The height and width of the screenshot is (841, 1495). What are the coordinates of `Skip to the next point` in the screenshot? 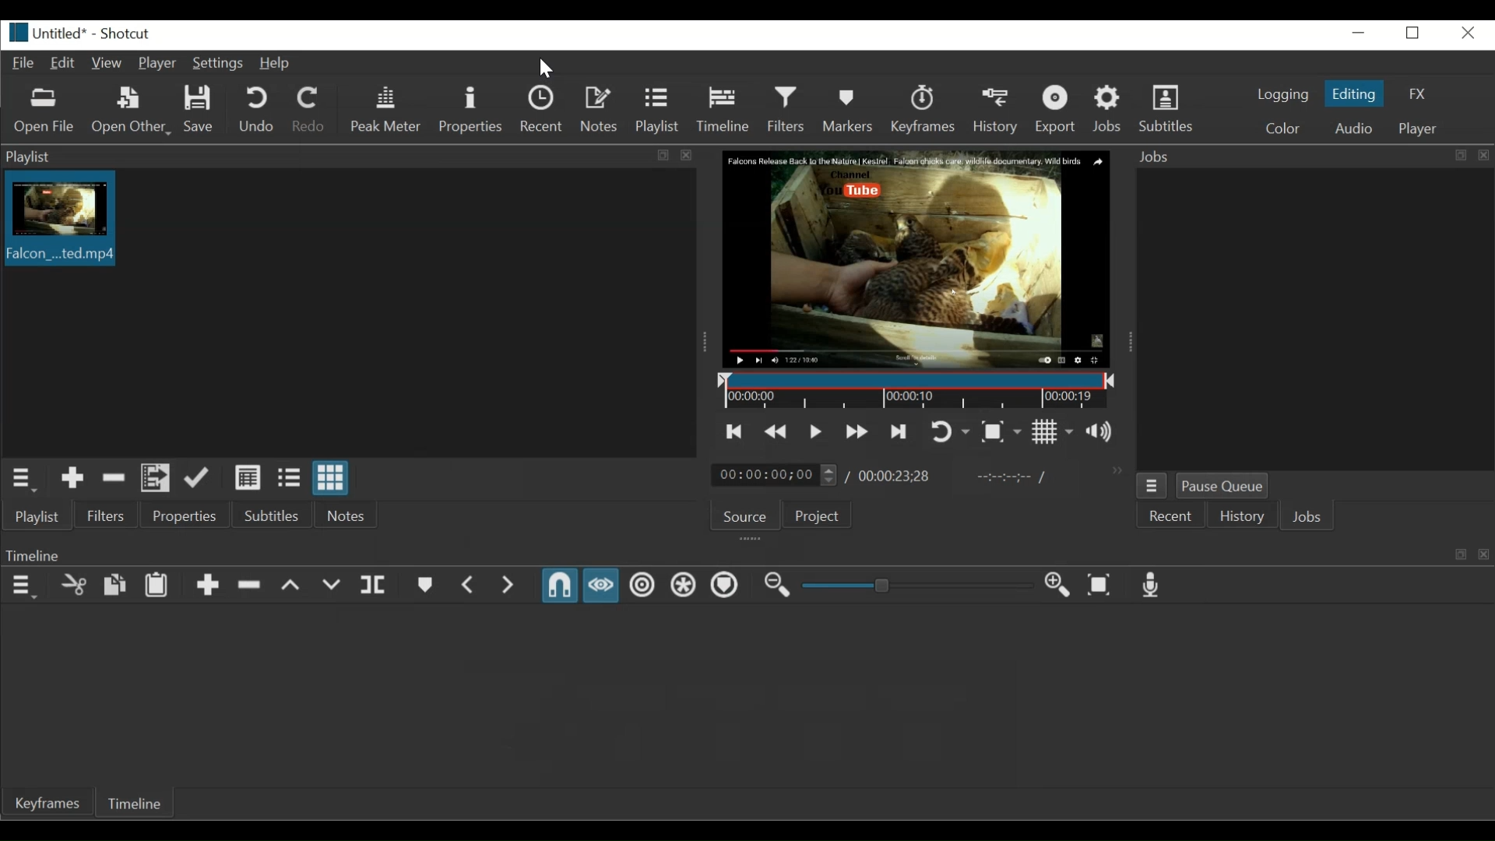 It's located at (898, 431).